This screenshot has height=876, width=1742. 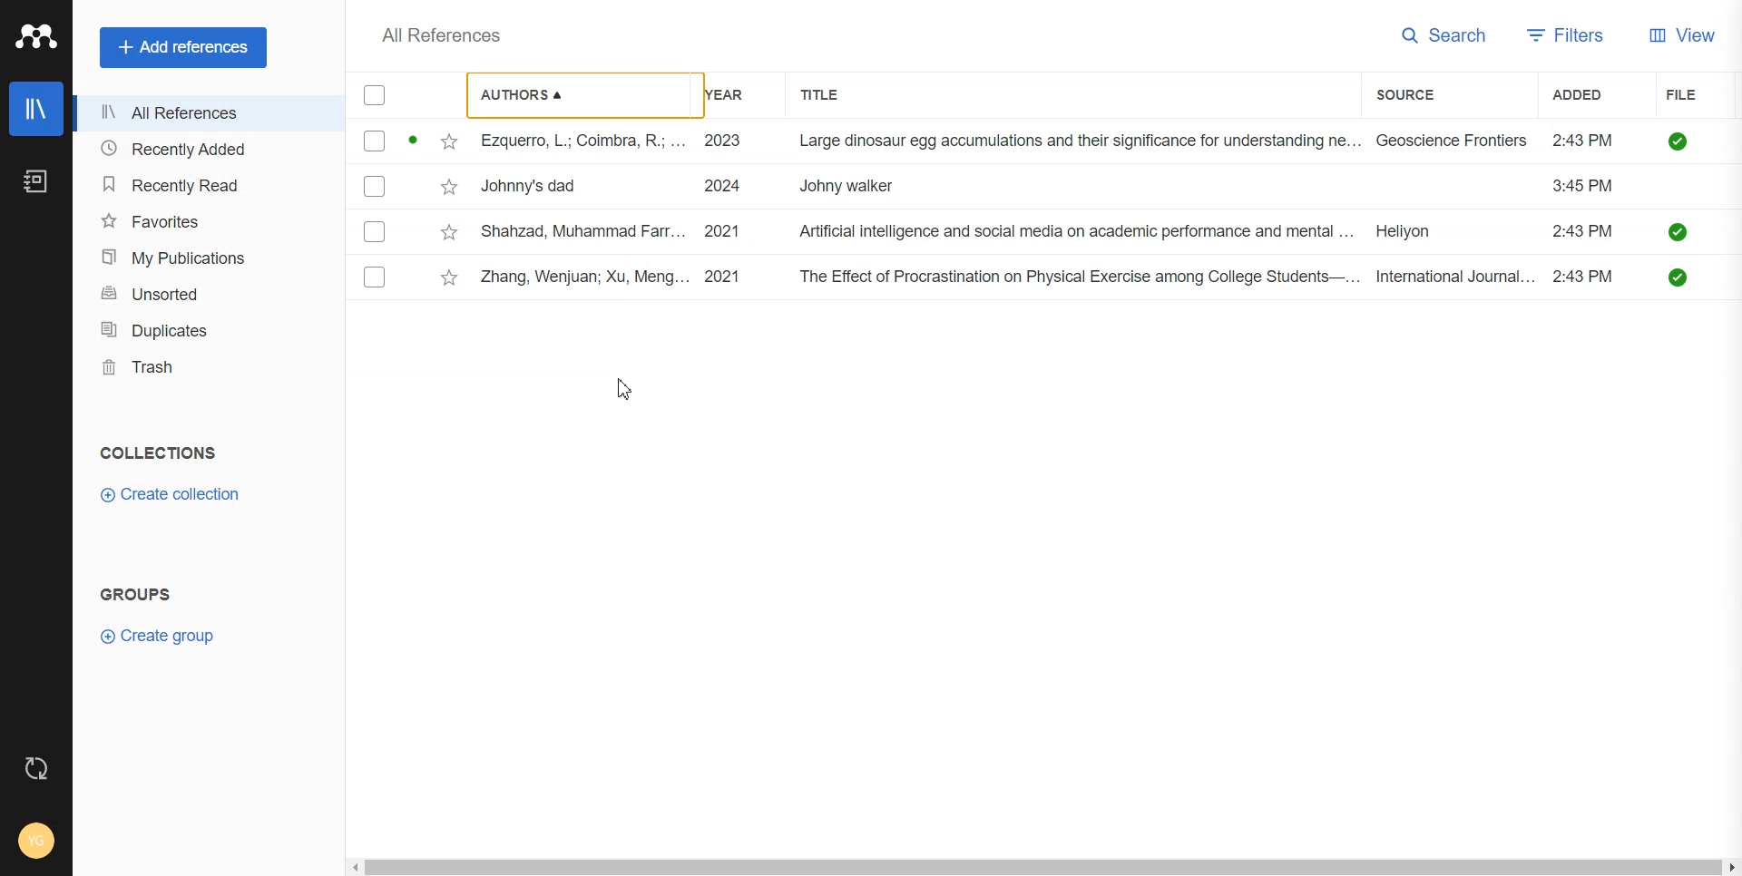 I want to click on year, so click(x=729, y=95).